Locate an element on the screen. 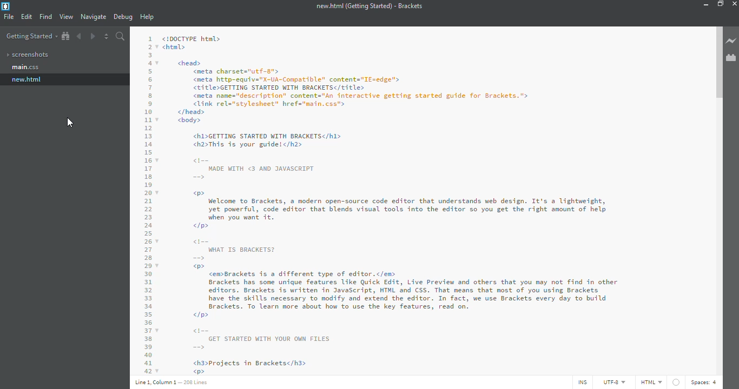 The width and height of the screenshot is (739, 389). html is located at coordinates (651, 382).